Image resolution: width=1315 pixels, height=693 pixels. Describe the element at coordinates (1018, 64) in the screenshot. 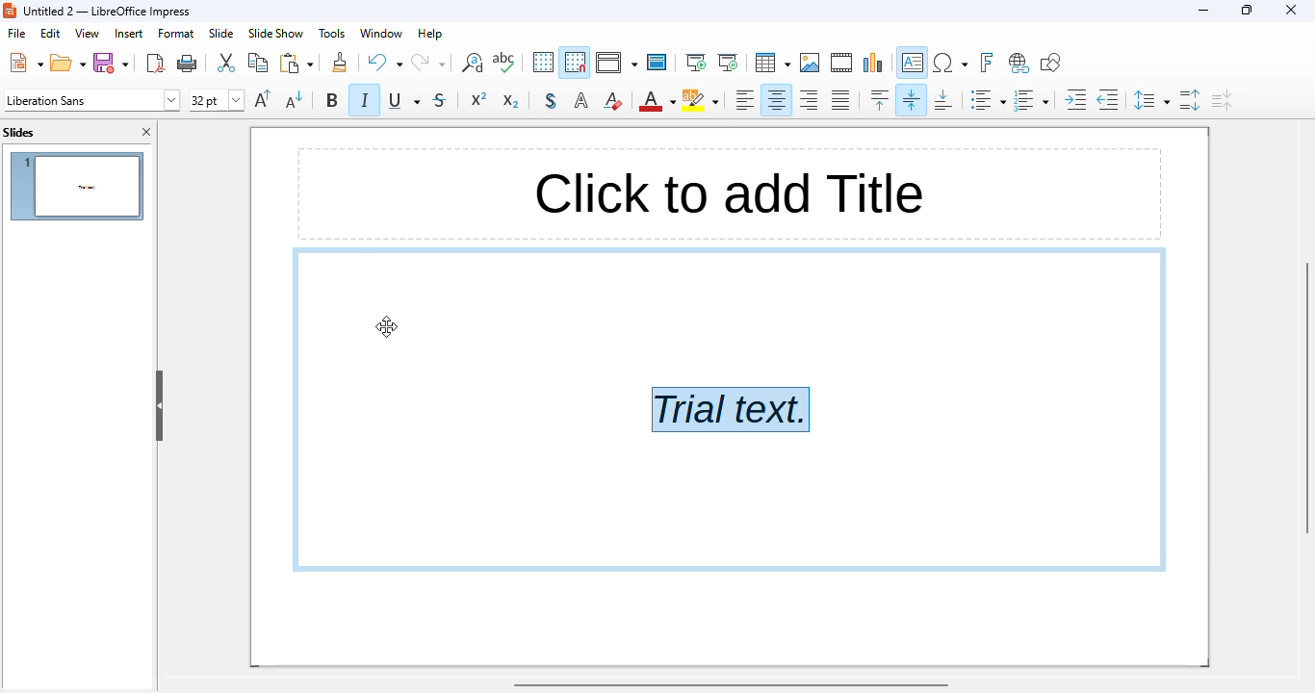

I see `insert hyperlink` at that location.